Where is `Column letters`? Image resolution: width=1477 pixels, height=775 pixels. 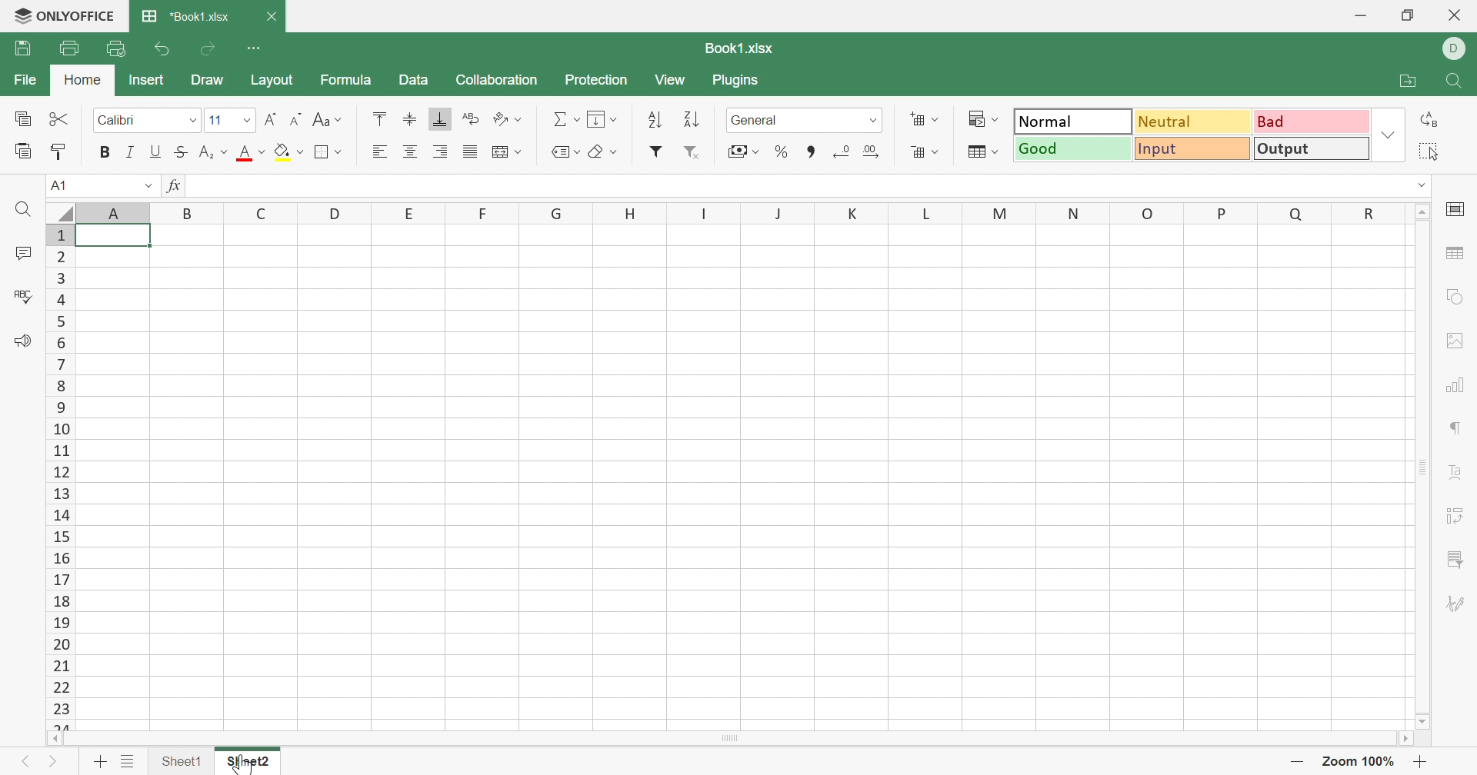
Column letters is located at coordinates (728, 212).